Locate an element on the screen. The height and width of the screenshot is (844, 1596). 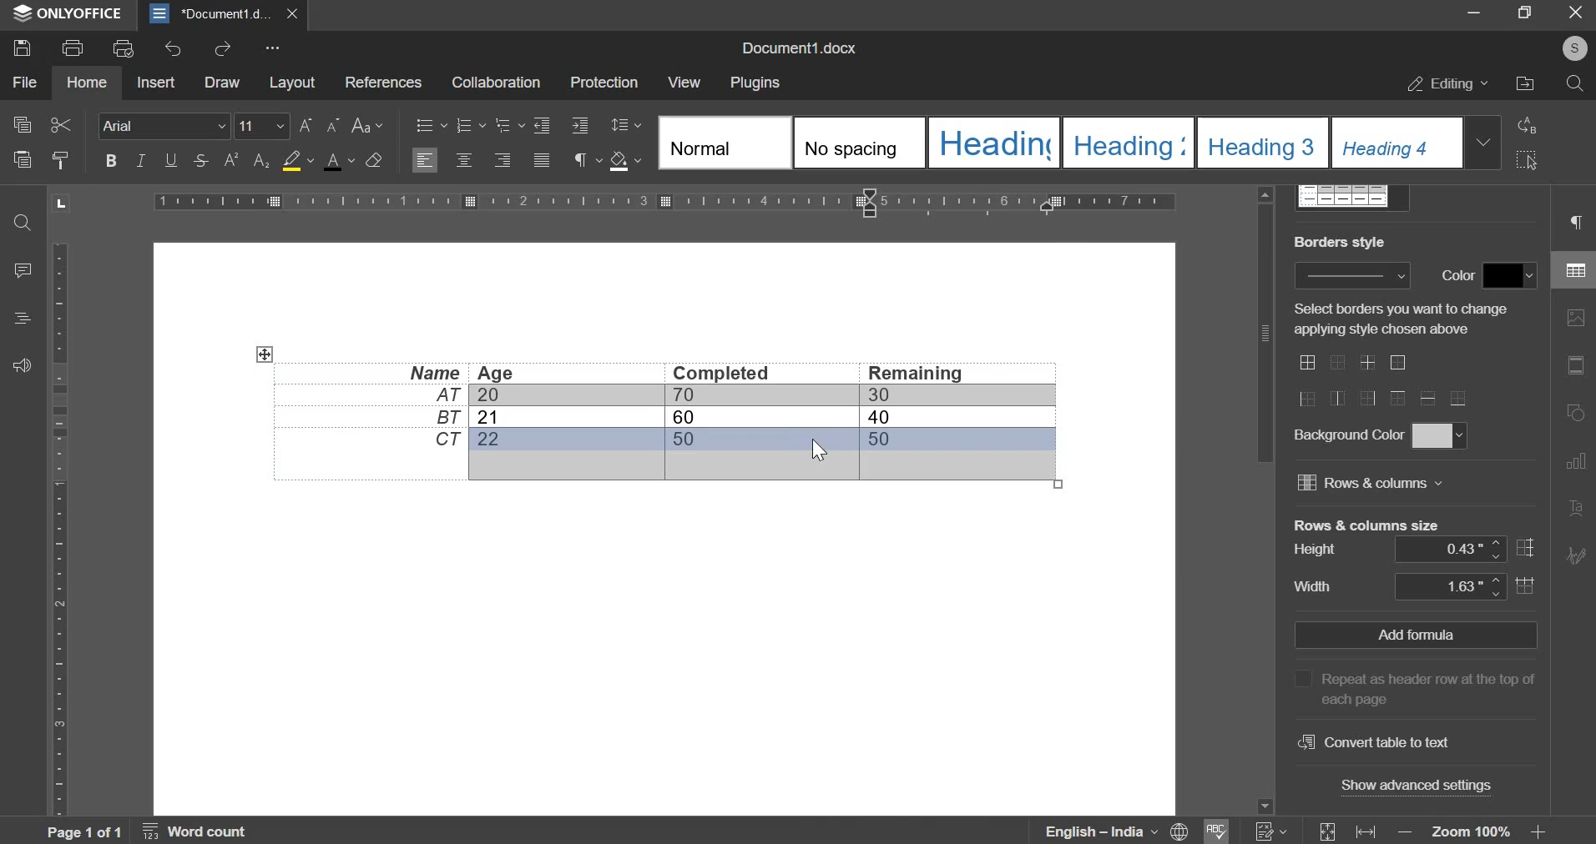
document name is located at coordinates (795, 49).